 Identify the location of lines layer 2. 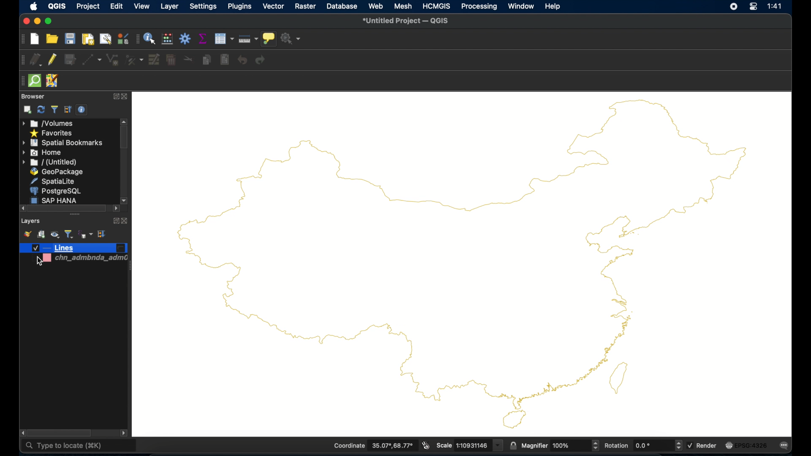
(73, 248).